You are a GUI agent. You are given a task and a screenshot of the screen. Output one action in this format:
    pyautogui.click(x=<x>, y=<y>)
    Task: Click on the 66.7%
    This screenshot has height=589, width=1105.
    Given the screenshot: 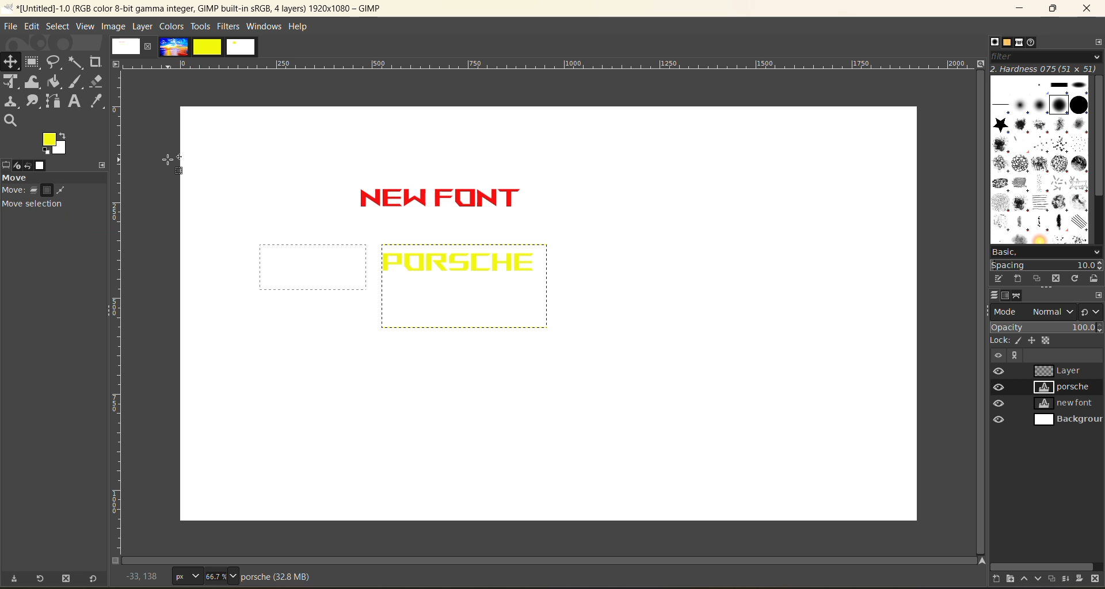 What is the action you would take?
    pyautogui.click(x=222, y=576)
    